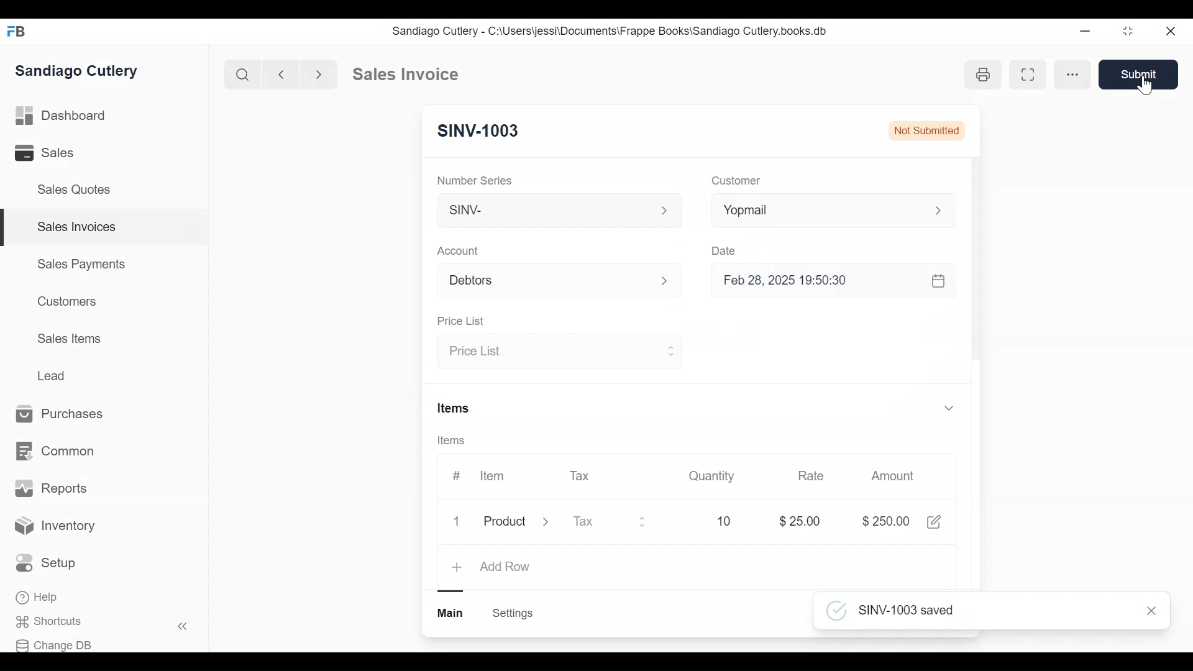  Describe the element at coordinates (17, 31) in the screenshot. I see `FB logo` at that location.